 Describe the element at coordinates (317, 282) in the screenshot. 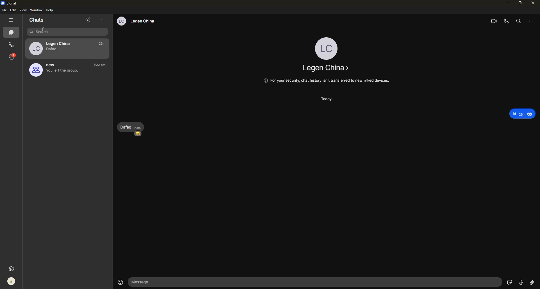

I see `message` at that location.